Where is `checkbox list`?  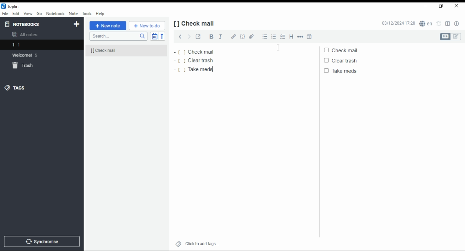
checkbox list is located at coordinates (282, 36).